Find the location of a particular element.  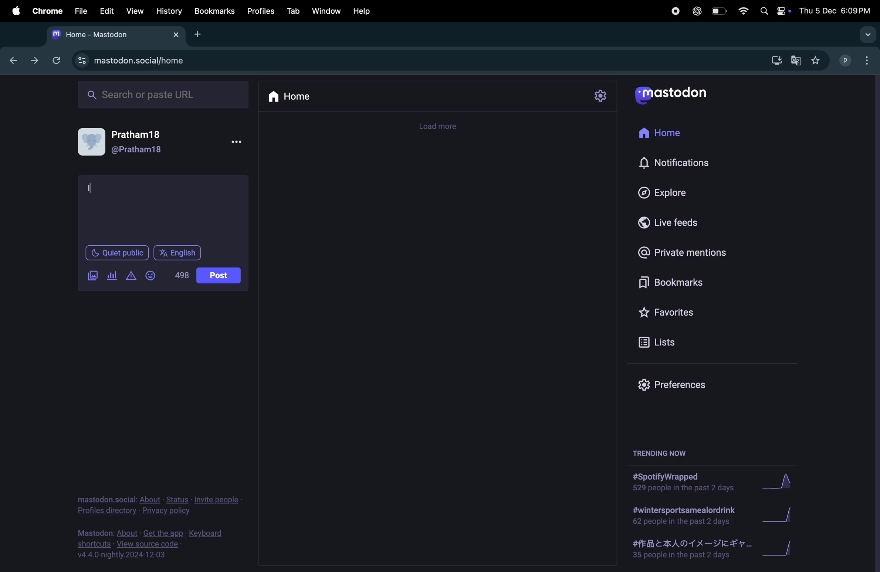

user profile is located at coordinates (129, 144).